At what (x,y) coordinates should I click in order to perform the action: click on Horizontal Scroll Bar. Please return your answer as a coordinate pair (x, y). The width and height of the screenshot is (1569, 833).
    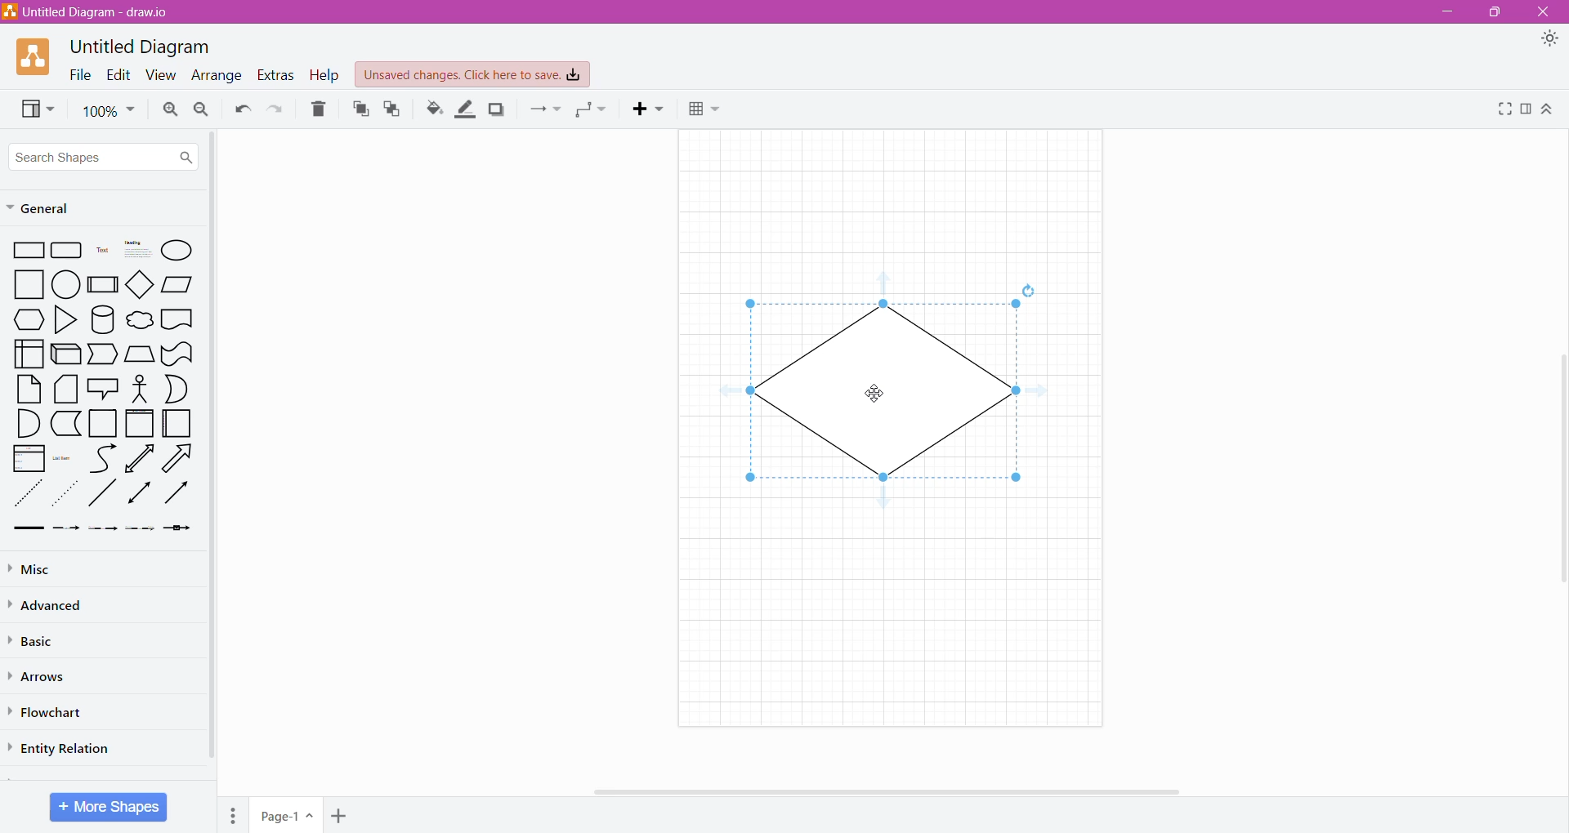
    Looking at the image, I should click on (889, 787).